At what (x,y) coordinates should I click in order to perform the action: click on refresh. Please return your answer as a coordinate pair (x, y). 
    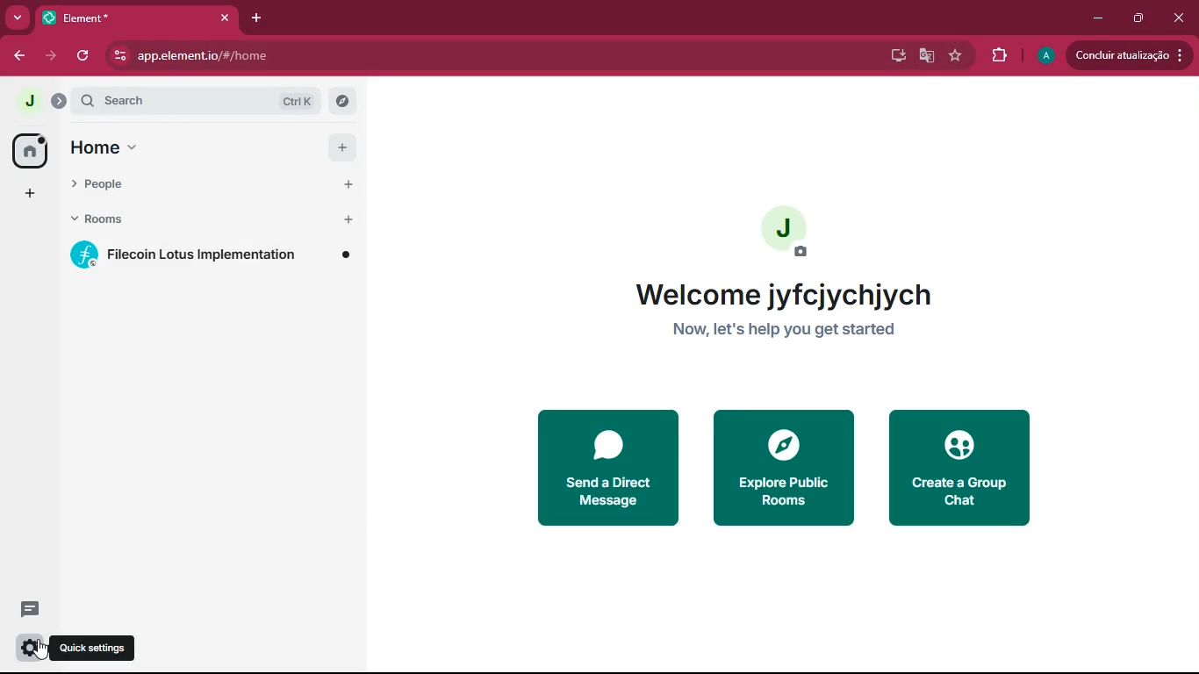
    Looking at the image, I should click on (82, 56).